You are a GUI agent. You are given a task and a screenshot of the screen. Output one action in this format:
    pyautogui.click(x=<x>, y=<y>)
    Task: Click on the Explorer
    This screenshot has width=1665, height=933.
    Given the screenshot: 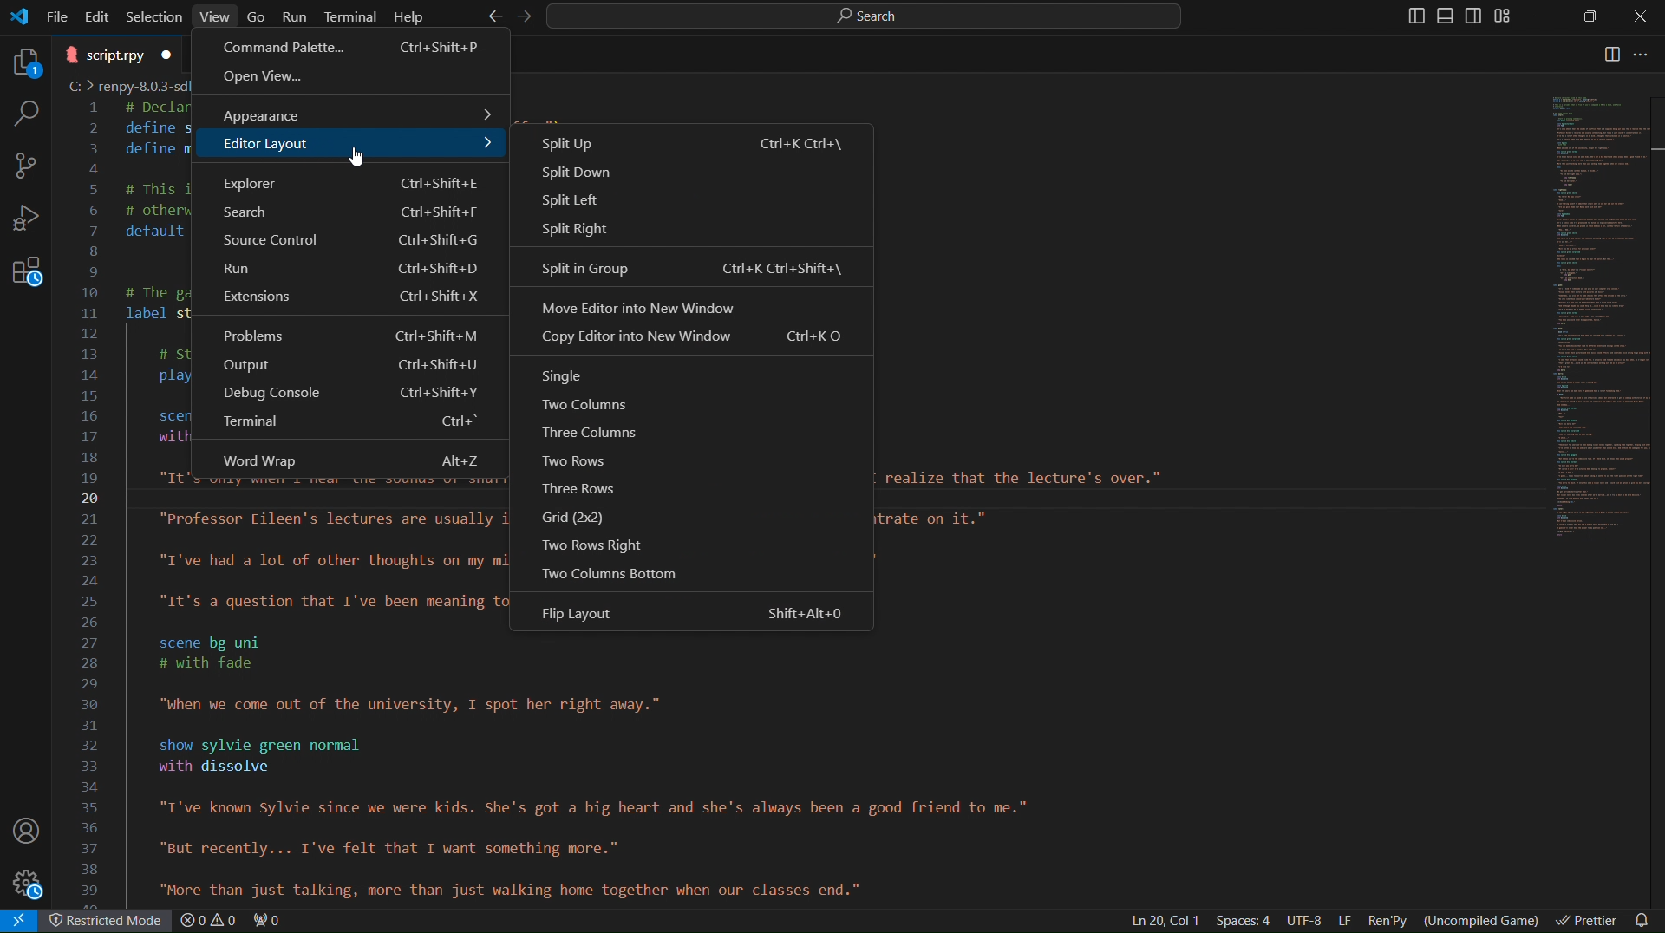 What is the action you would take?
    pyautogui.click(x=22, y=59)
    